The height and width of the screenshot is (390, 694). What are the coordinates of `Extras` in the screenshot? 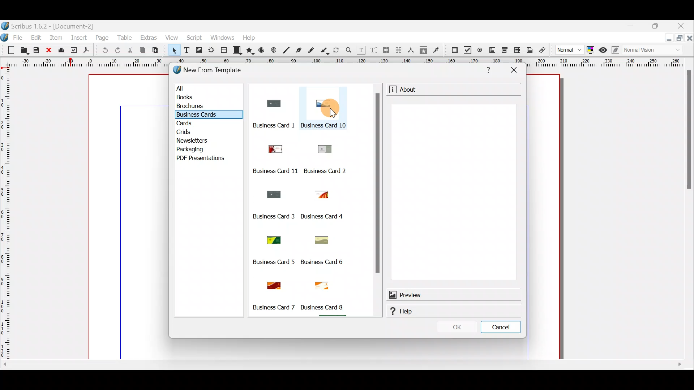 It's located at (148, 37).